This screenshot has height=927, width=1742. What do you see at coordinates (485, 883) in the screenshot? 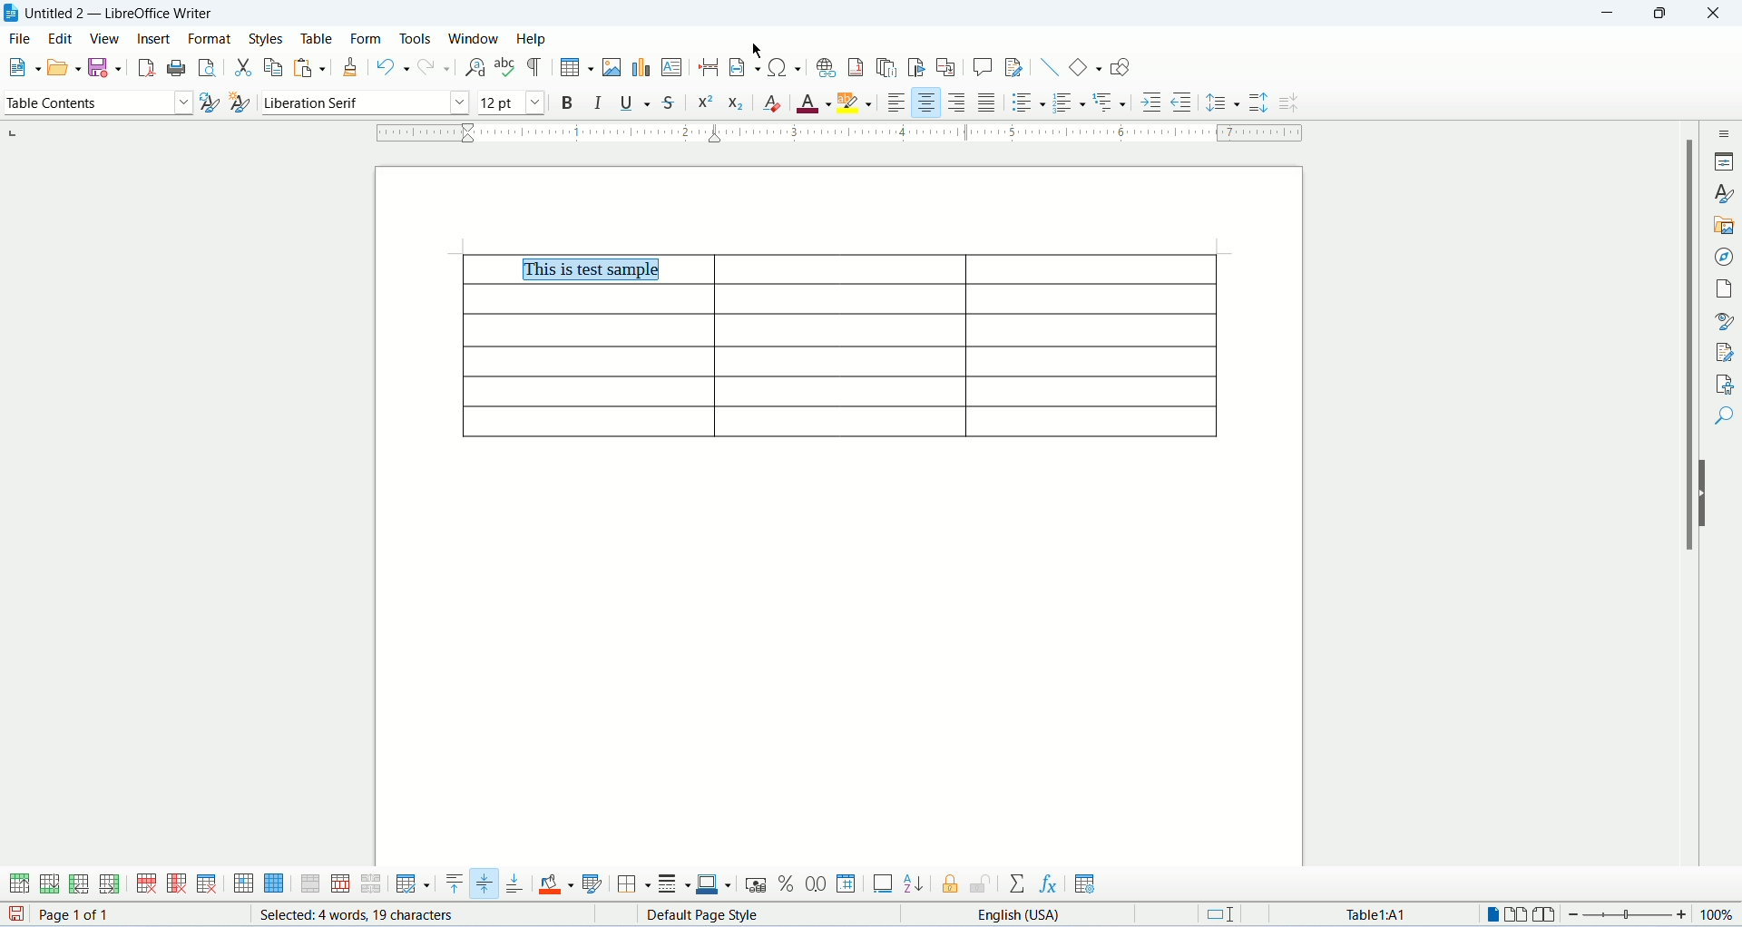
I see `center vertically` at bounding box center [485, 883].